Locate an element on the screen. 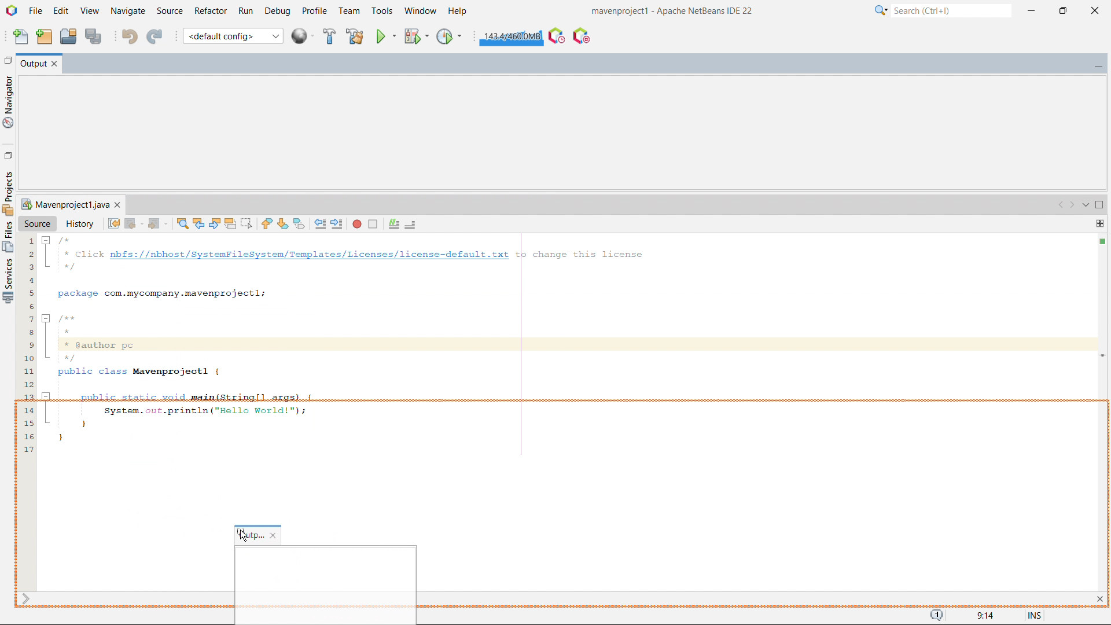 This screenshot has height=625, width=1111. run is located at coordinates (245, 12).